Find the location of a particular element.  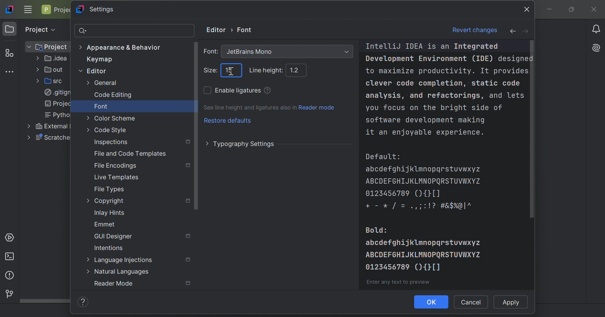

Editor is located at coordinates (92, 70).